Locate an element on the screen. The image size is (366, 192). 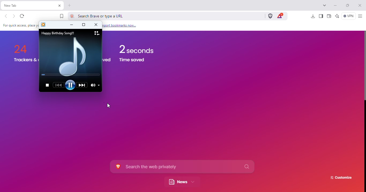
Link is located at coordinates (120, 25).